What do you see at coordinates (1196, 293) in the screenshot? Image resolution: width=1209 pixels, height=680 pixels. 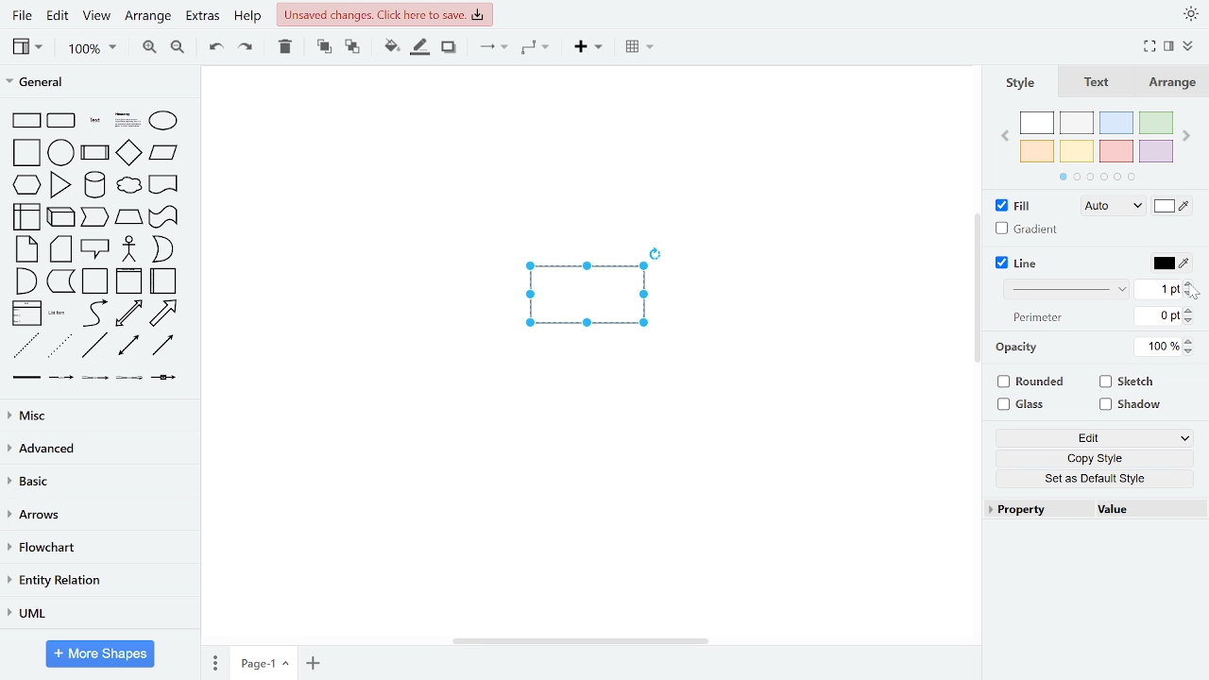 I see `cursor` at bounding box center [1196, 293].